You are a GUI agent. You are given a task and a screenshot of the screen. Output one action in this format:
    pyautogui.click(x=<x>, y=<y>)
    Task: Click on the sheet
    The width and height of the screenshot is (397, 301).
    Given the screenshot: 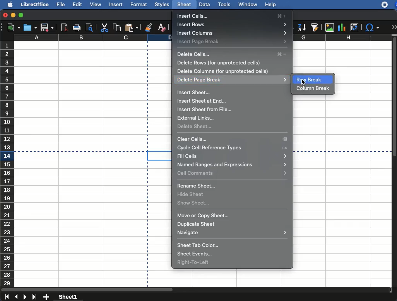 What is the action you would take?
    pyautogui.click(x=184, y=4)
    